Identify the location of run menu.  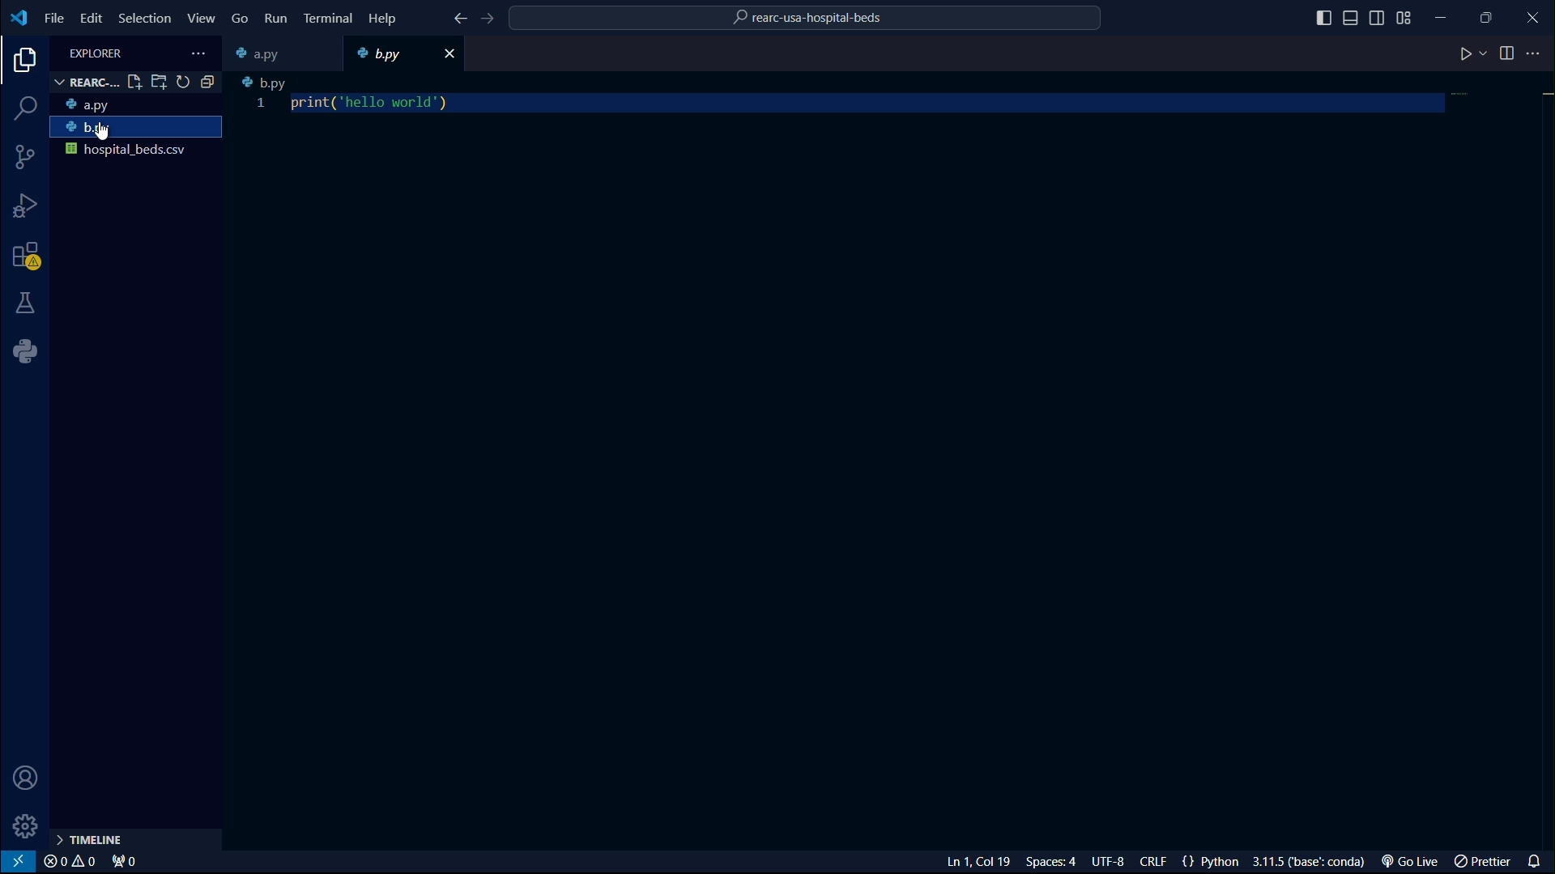
(276, 19).